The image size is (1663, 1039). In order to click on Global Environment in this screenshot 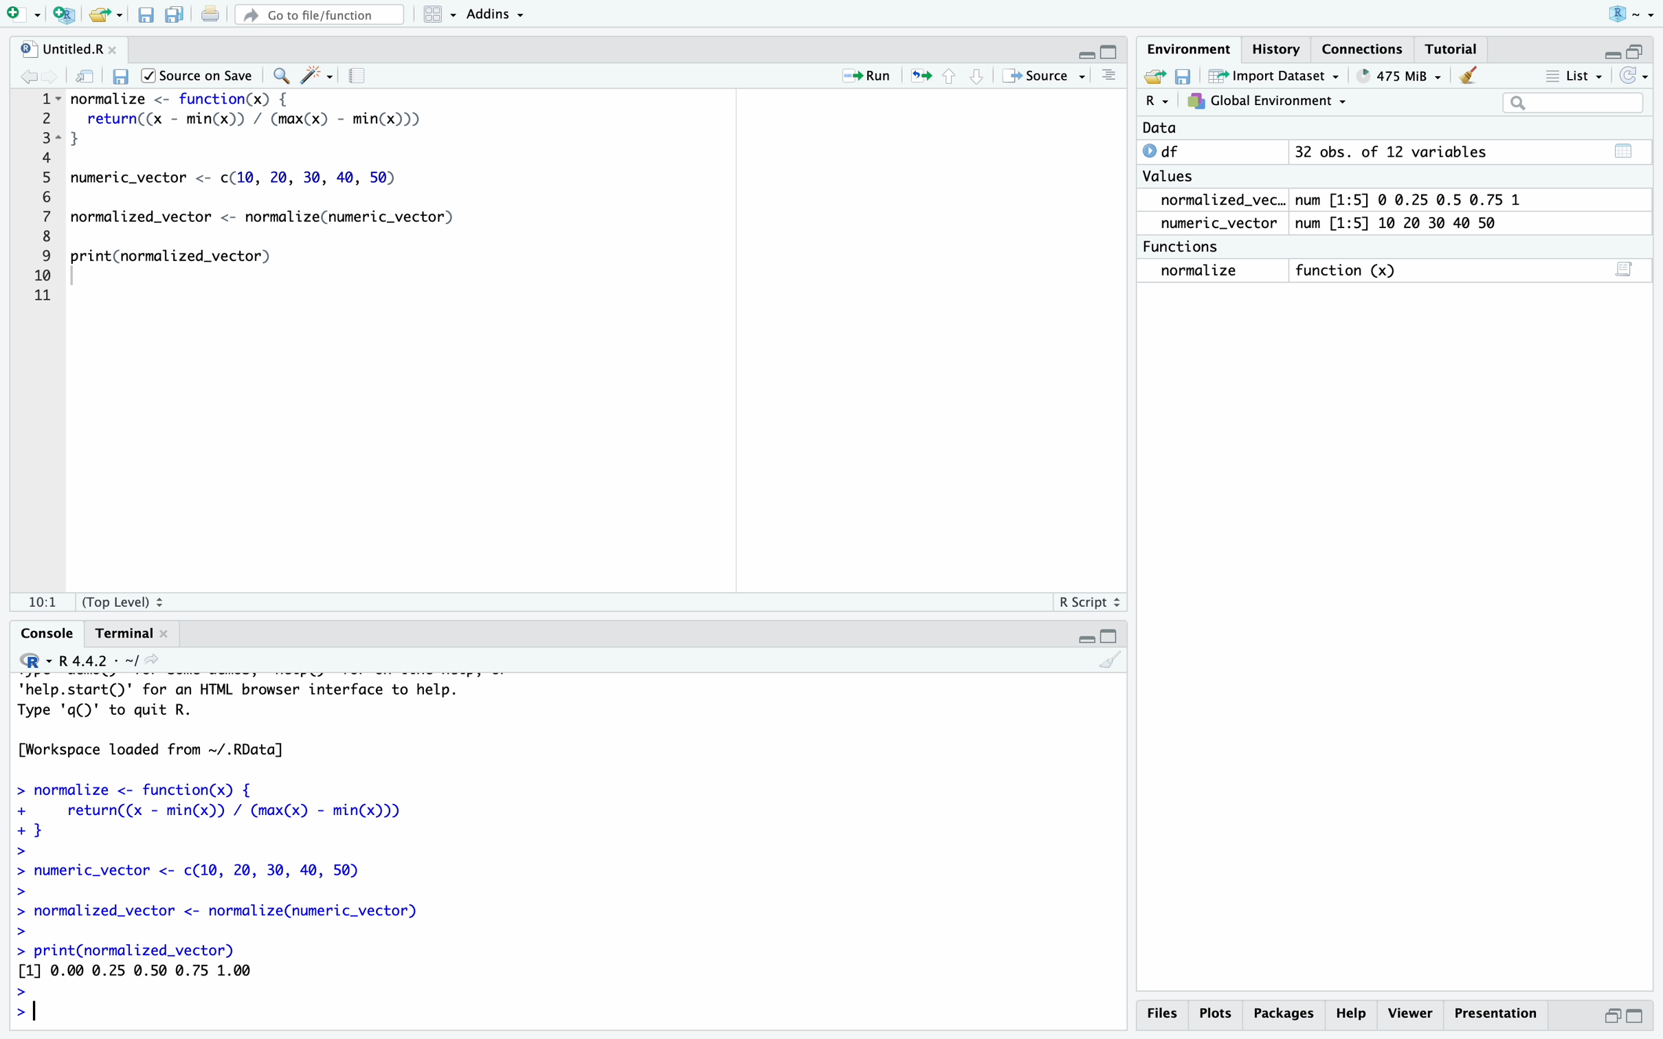, I will do `click(1265, 101)`.